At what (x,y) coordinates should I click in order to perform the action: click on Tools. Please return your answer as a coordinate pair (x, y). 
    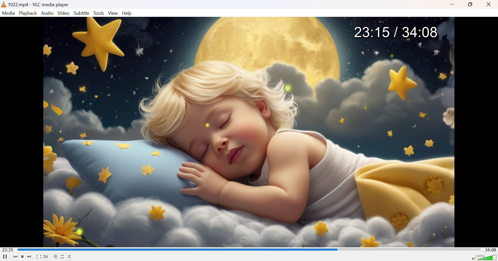
    Looking at the image, I should click on (99, 13).